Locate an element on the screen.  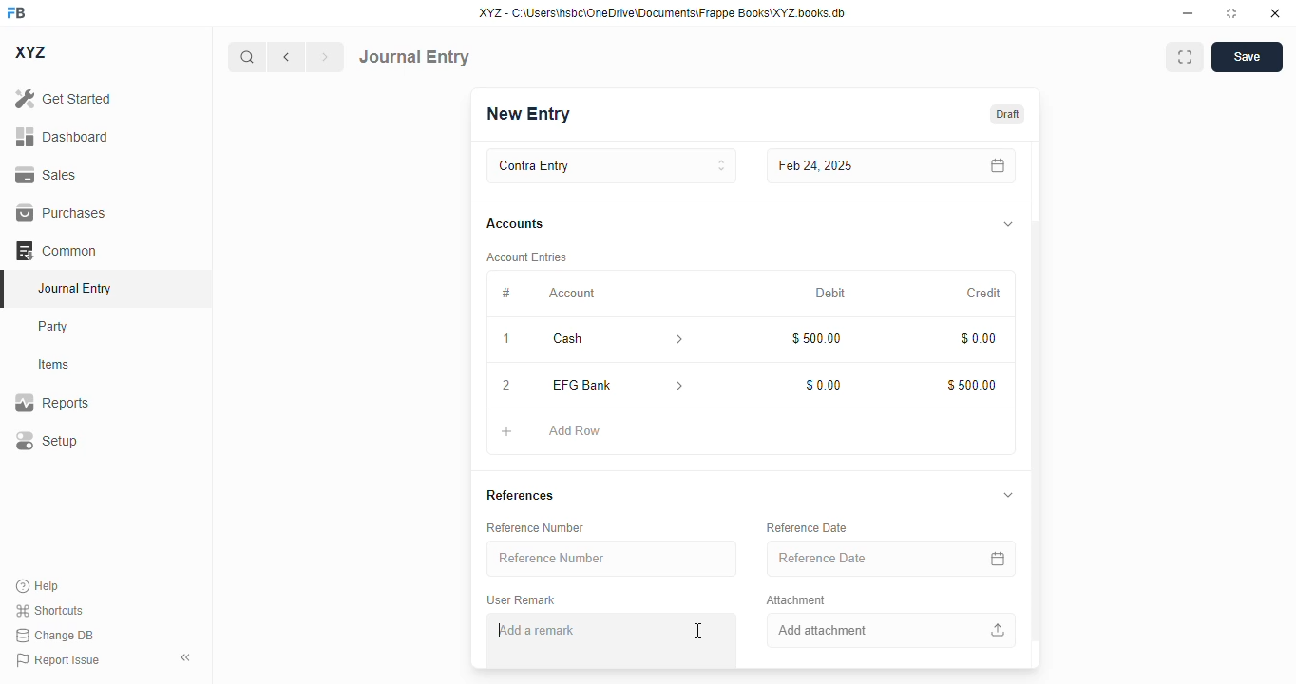
search is located at coordinates (246, 57).